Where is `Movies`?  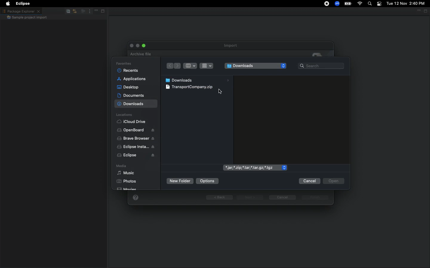
Movies is located at coordinates (129, 189).